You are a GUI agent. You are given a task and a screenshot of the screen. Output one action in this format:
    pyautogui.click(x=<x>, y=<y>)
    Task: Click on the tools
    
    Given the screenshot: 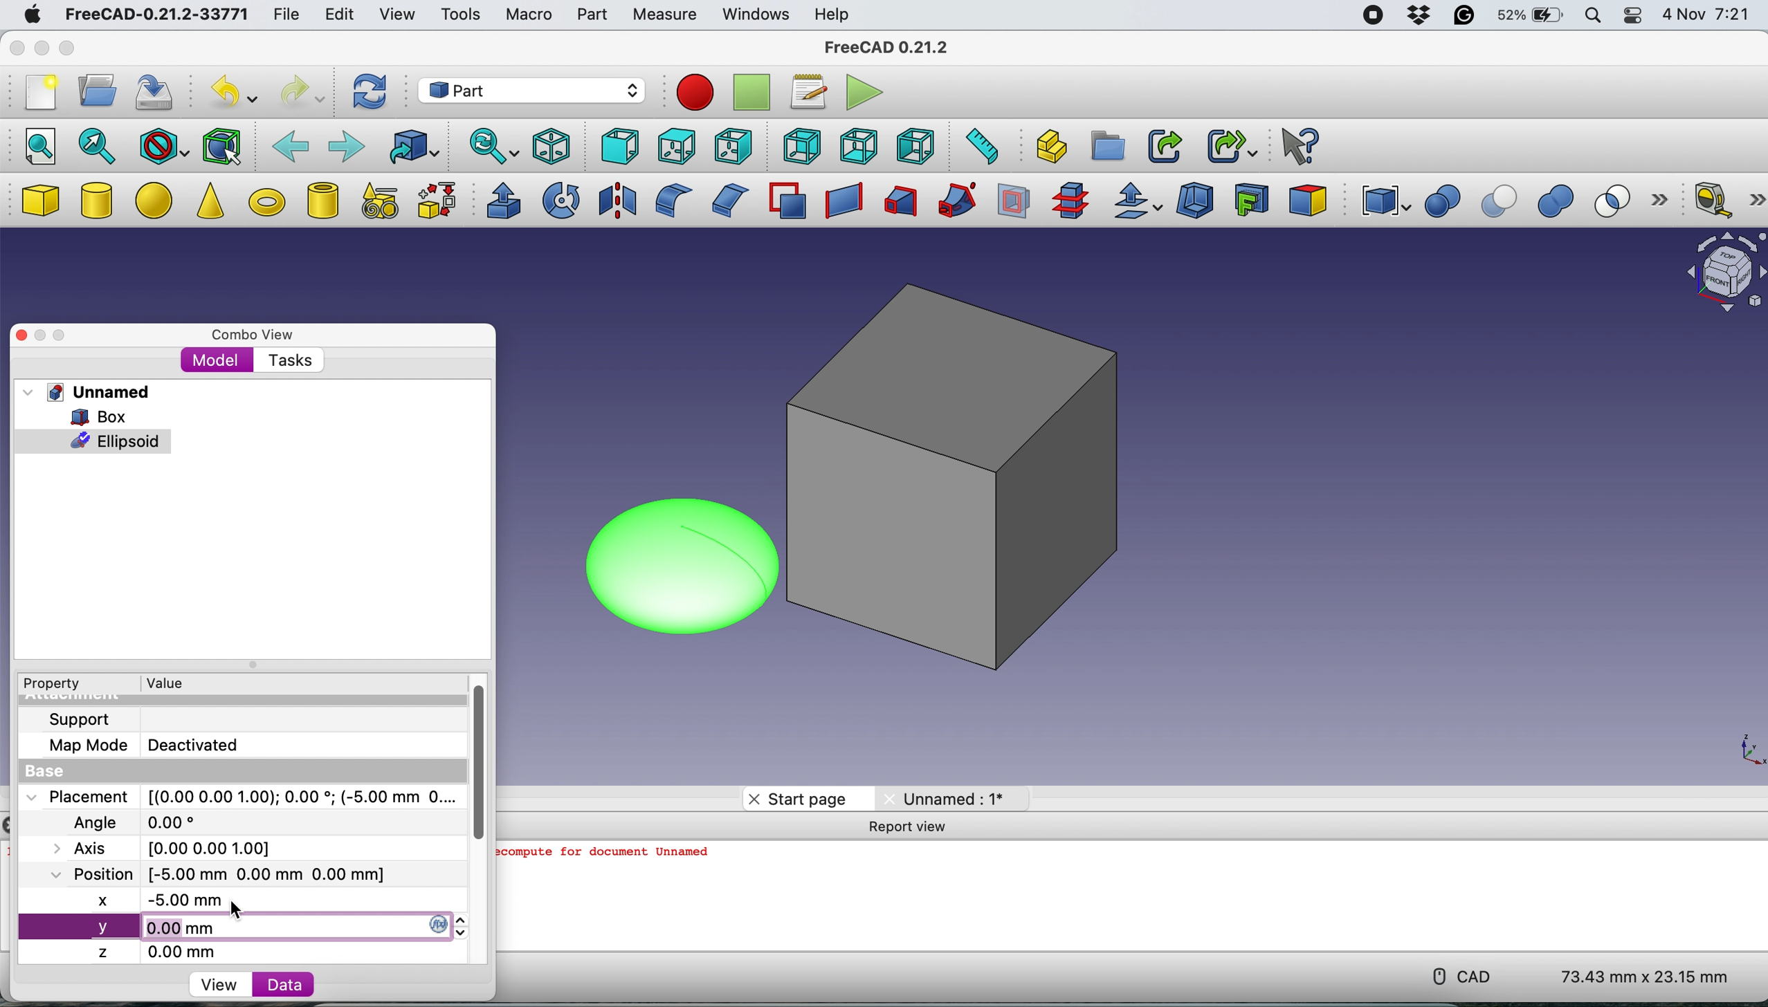 What is the action you would take?
    pyautogui.click(x=464, y=18)
    